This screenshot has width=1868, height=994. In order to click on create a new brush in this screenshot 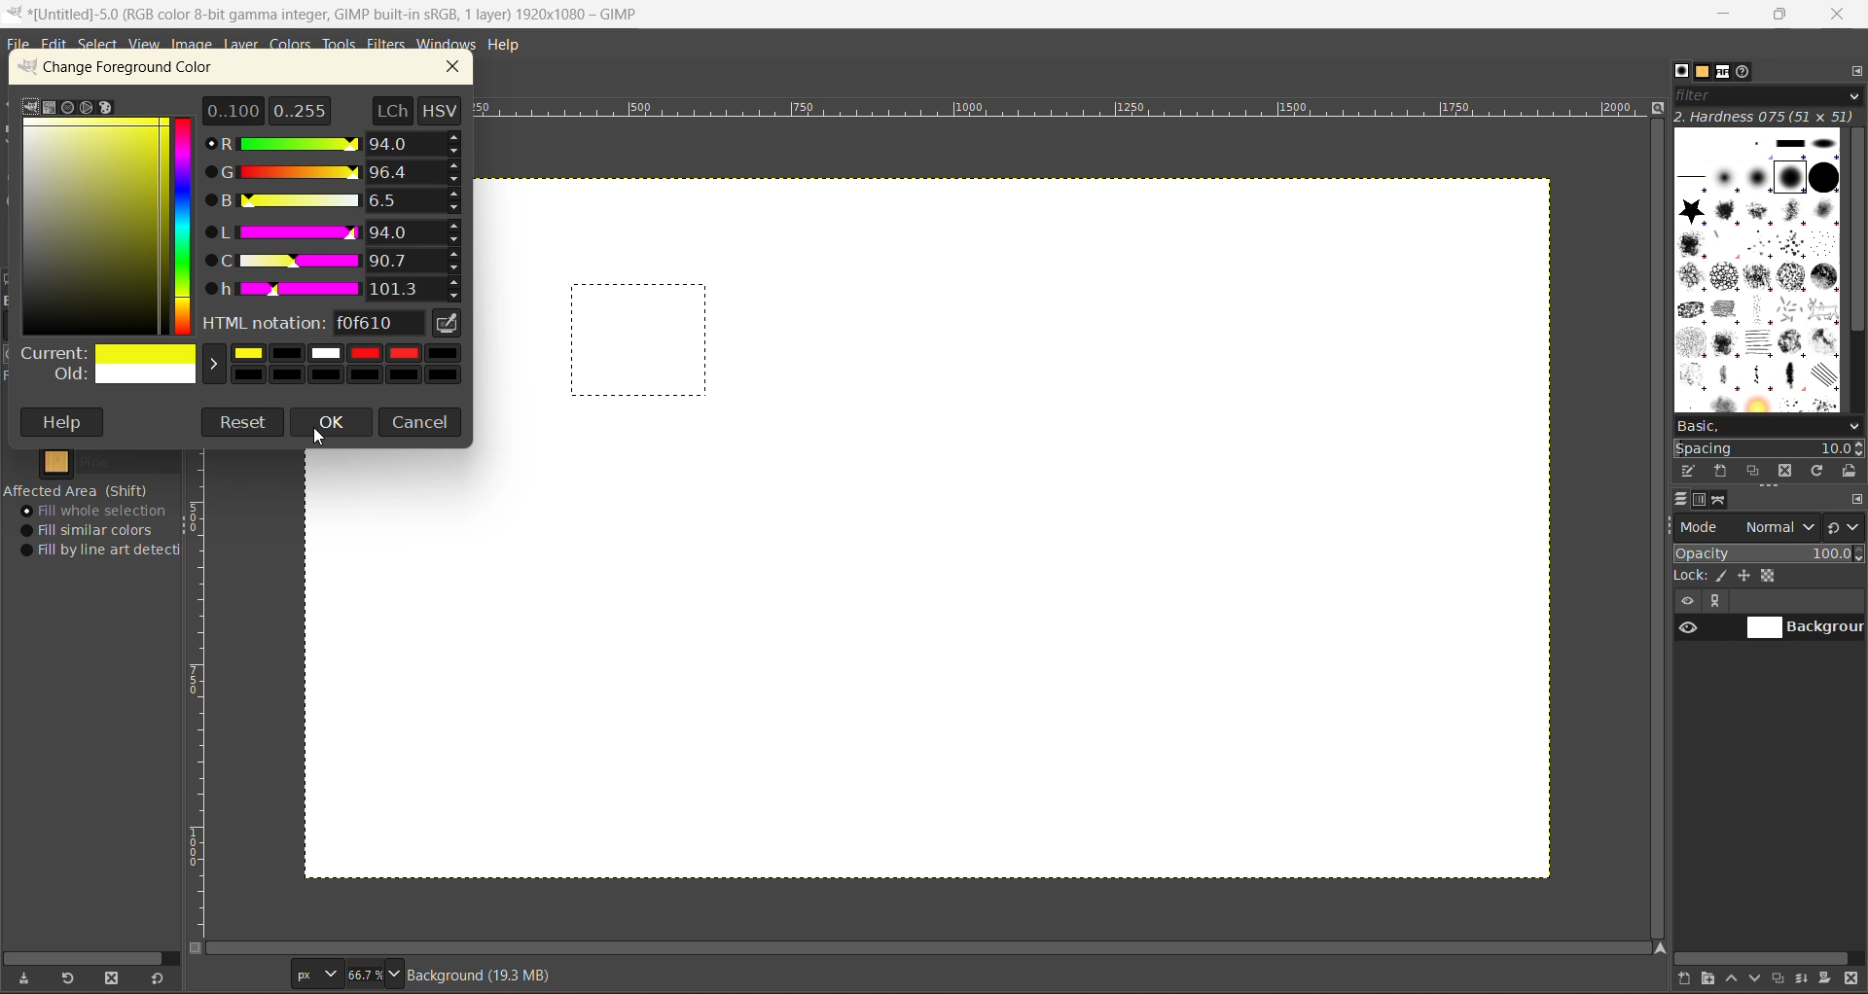, I will do `click(1723, 470)`.